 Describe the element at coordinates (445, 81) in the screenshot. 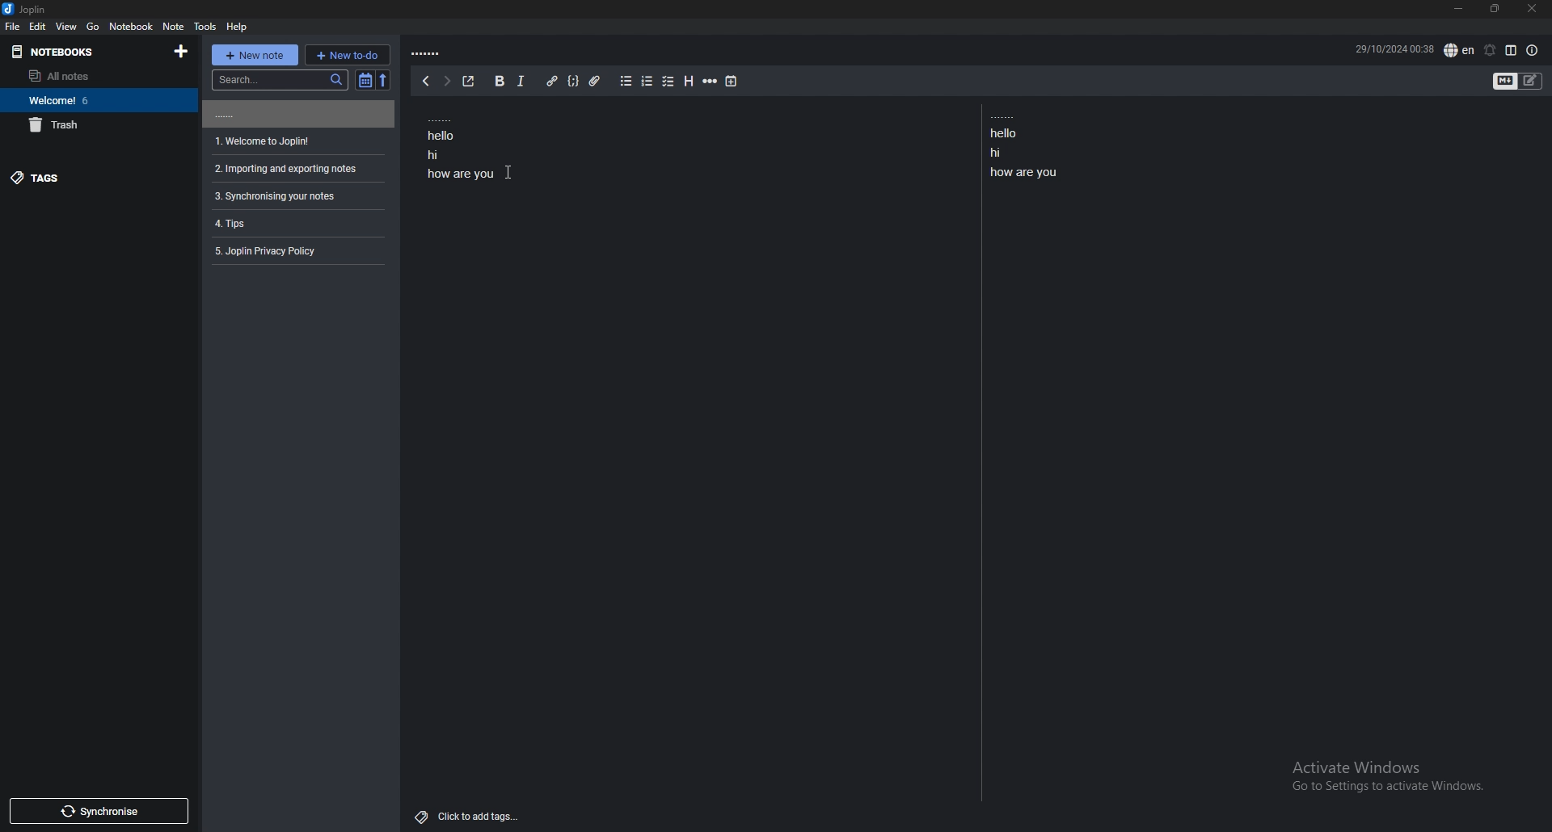

I see `forward` at that location.